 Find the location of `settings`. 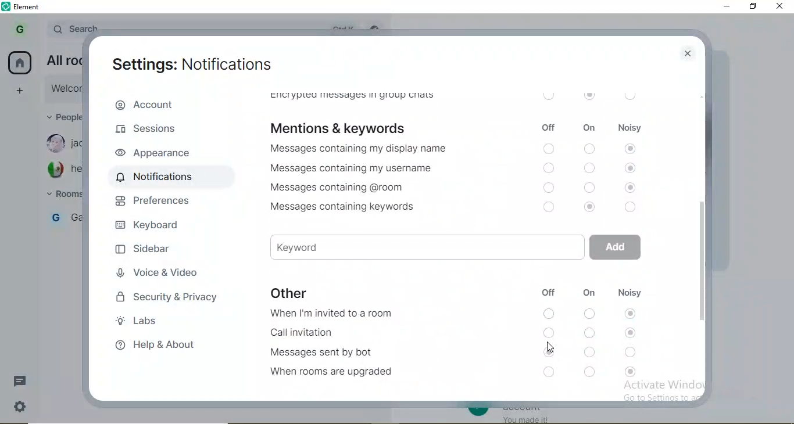

settings is located at coordinates (22, 409).